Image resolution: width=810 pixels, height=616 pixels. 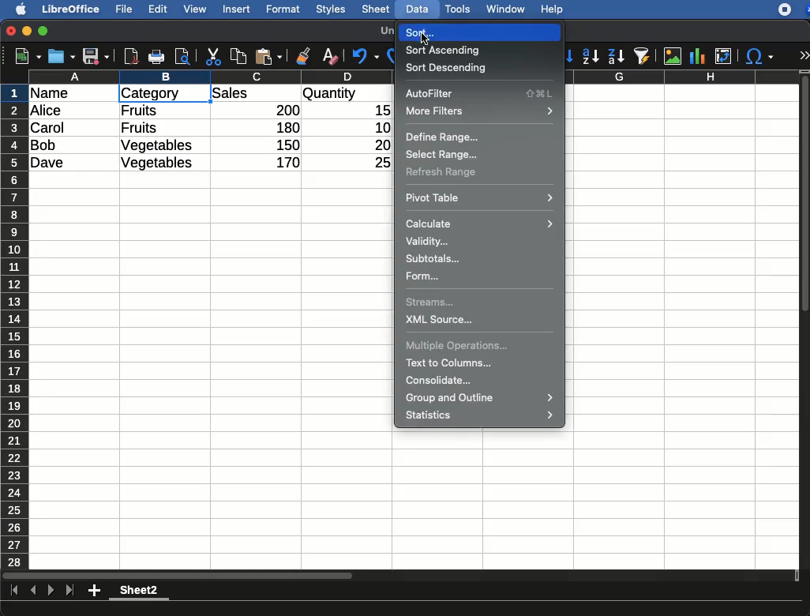 What do you see at coordinates (16, 326) in the screenshot?
I see `row` at bounding box center [16, 326].